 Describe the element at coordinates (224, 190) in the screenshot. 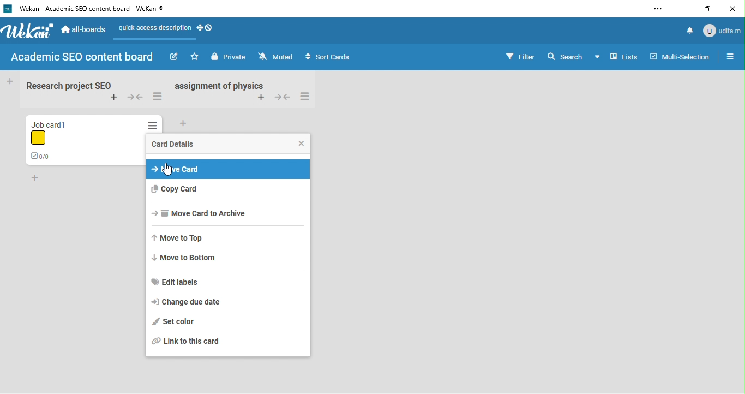

I see `copy card` at that location.